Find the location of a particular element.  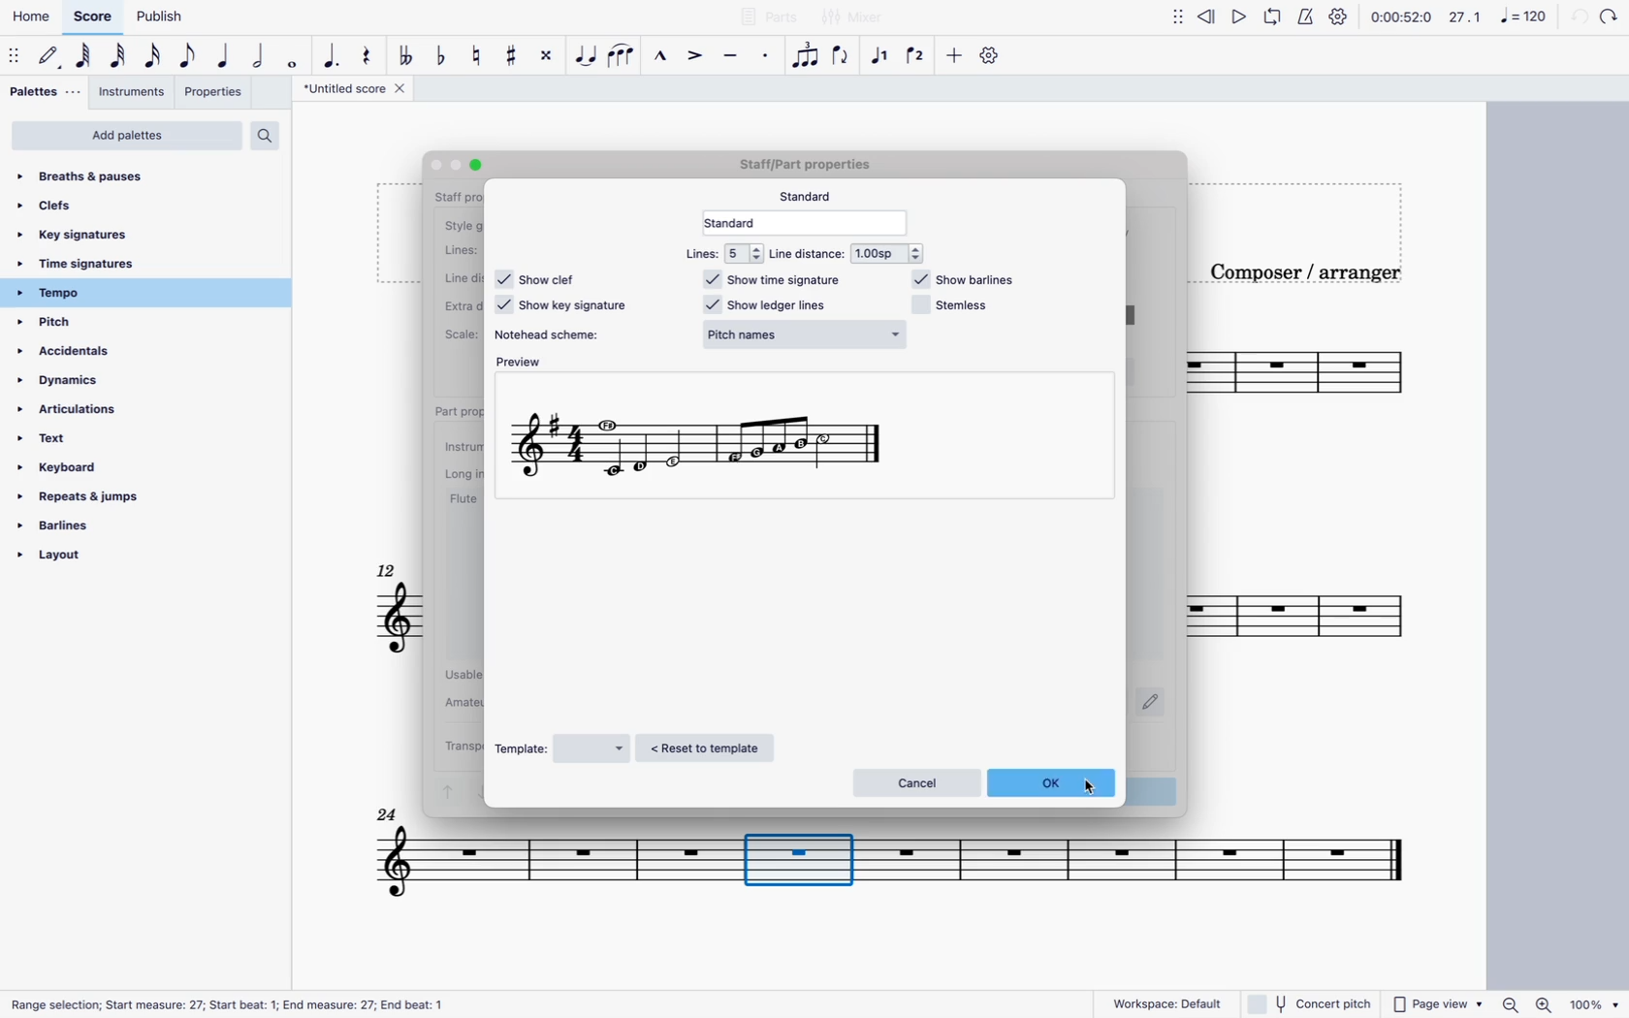

score title is located at coordinates (361, 90).